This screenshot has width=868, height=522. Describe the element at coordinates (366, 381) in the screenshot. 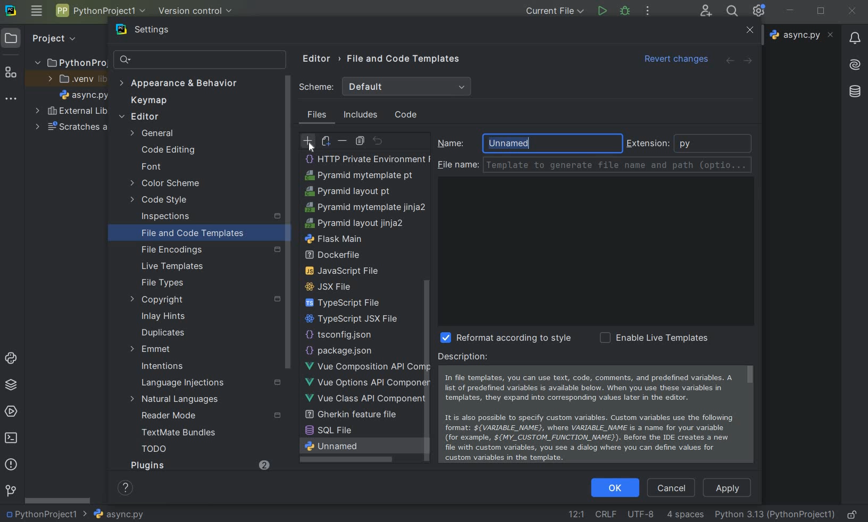

I see `HTTP Private Environment` at that location.